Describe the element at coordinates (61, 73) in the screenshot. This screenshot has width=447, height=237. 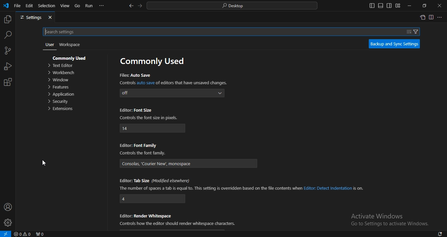
I see `workbench` at that location.